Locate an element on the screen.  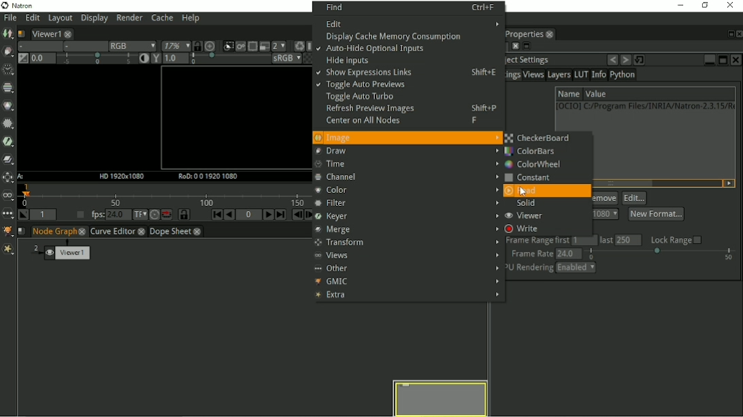
Float pane is located at coordinates (728, 34).